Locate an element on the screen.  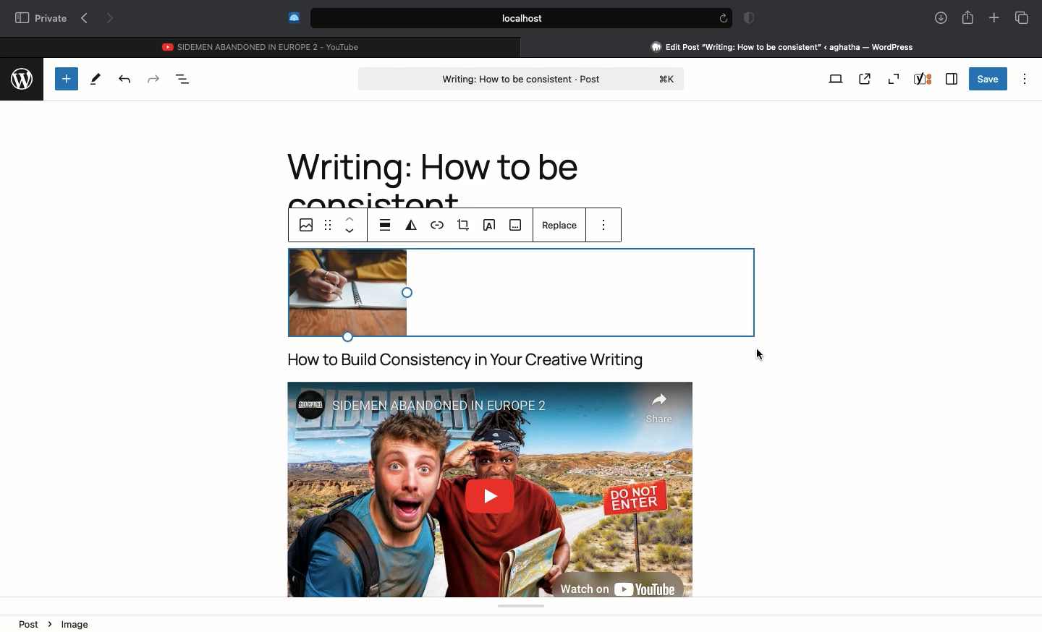
slide is located at coordinates (517, 224).